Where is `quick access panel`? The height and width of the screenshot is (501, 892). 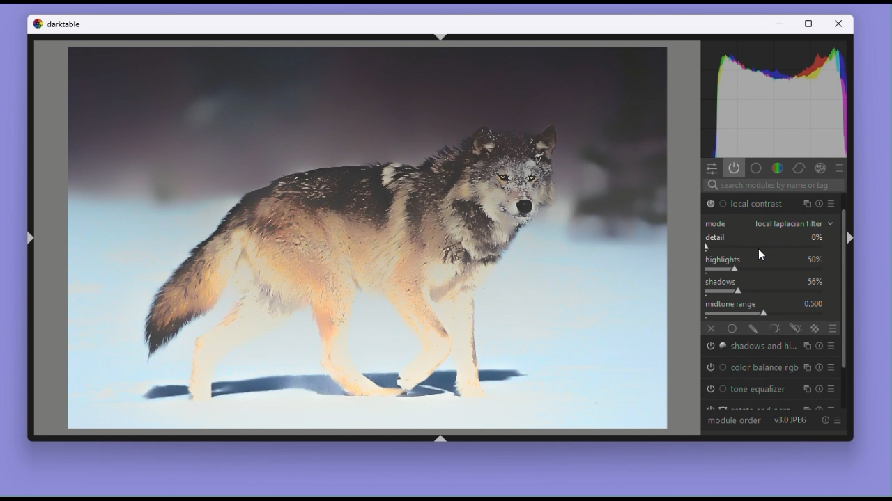 quick access panel is located at coordinates (714, 168).